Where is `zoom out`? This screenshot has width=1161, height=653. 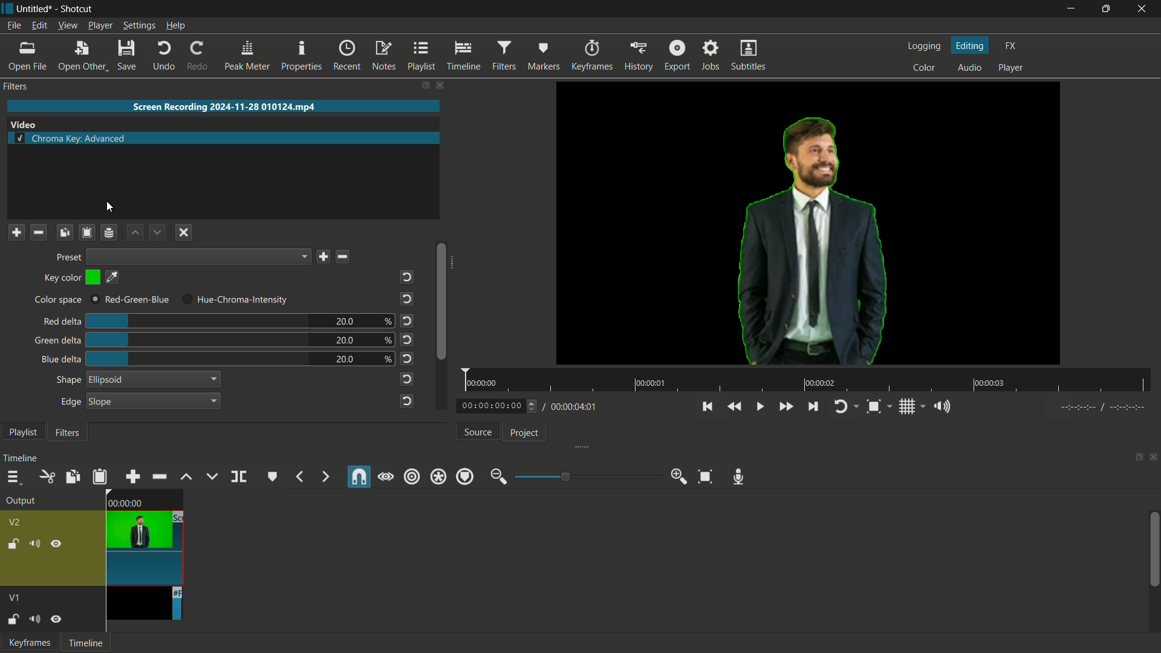 zoom out is located at coordinates (498, 476).